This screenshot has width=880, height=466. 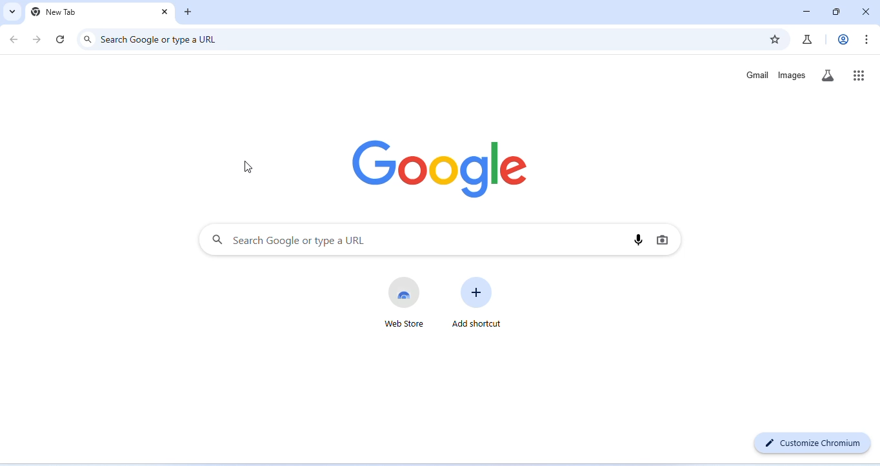 What do you see at coordinates (443, 170) in the screenshot?
I see `google` at bounding box center [443, 170].